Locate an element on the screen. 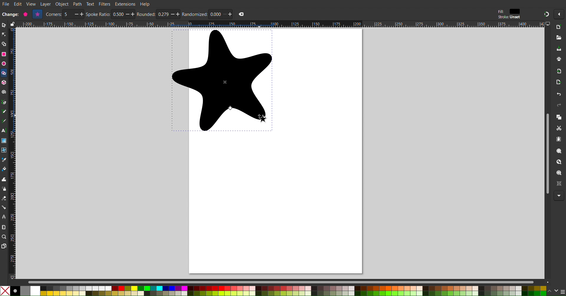 The height and width of the screenshot is (296, 566). Spray Tool is located at coordinates (4, 189).